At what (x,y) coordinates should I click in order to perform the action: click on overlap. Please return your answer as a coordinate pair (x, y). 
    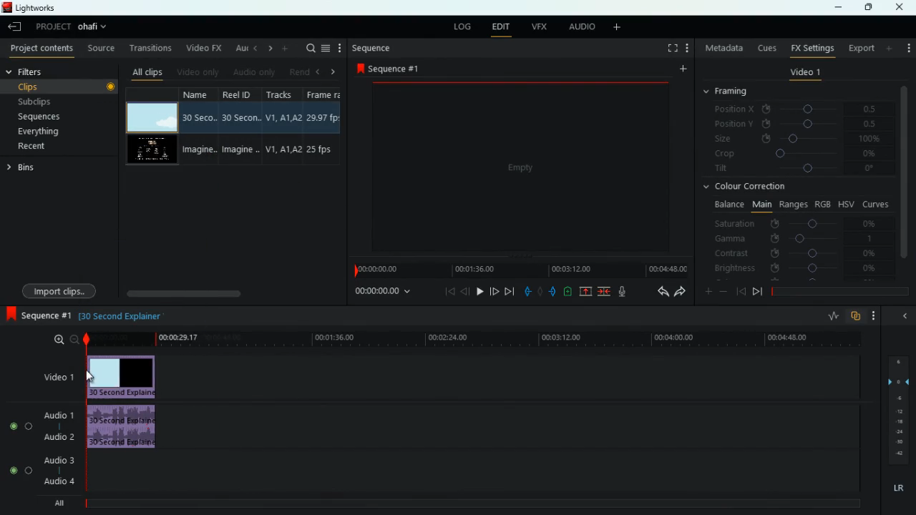
    Looking at the image, I should click on (856, 317).